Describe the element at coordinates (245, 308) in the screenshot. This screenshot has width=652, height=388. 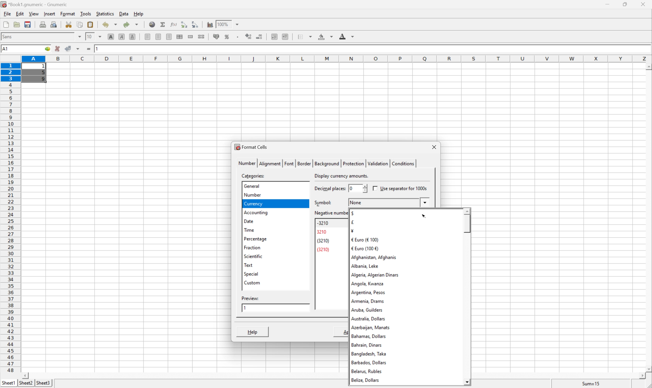
I see `1` at that location.